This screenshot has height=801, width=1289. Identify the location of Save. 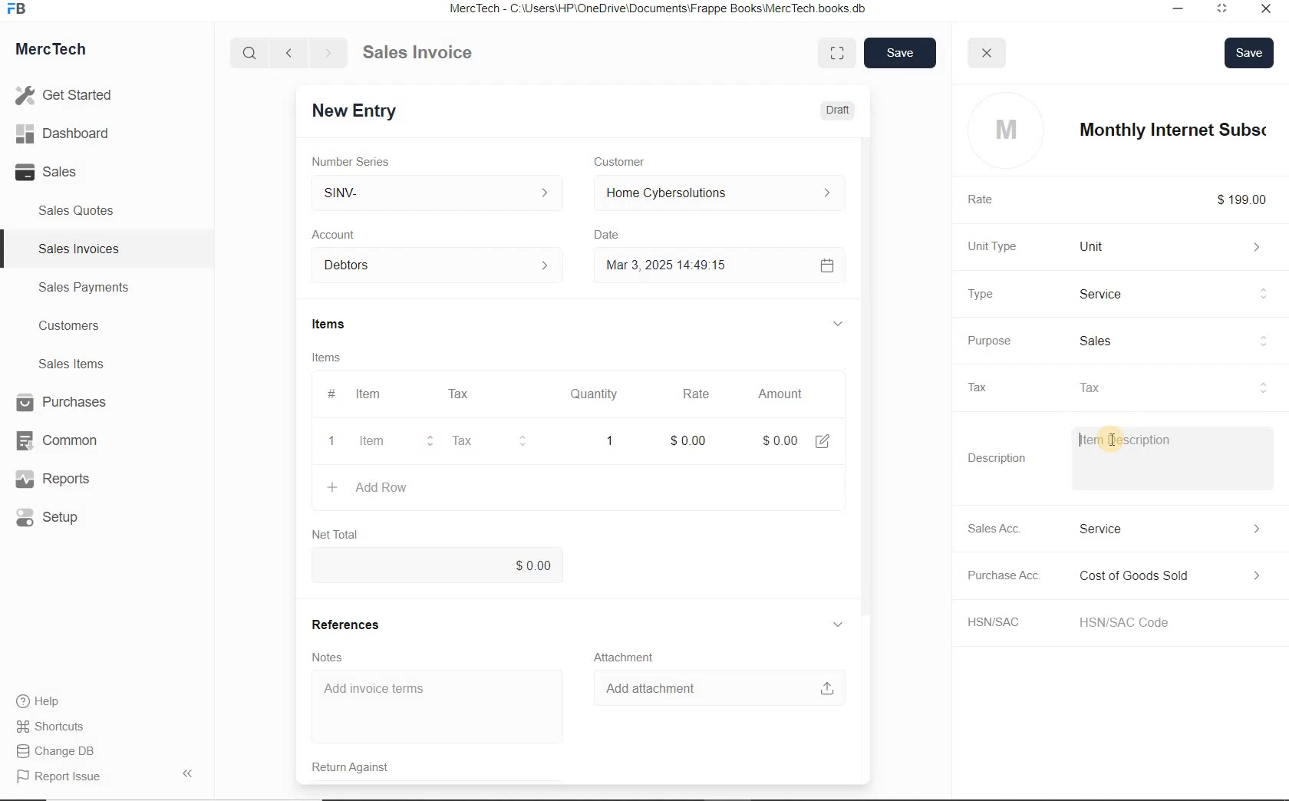
(1250, 51).